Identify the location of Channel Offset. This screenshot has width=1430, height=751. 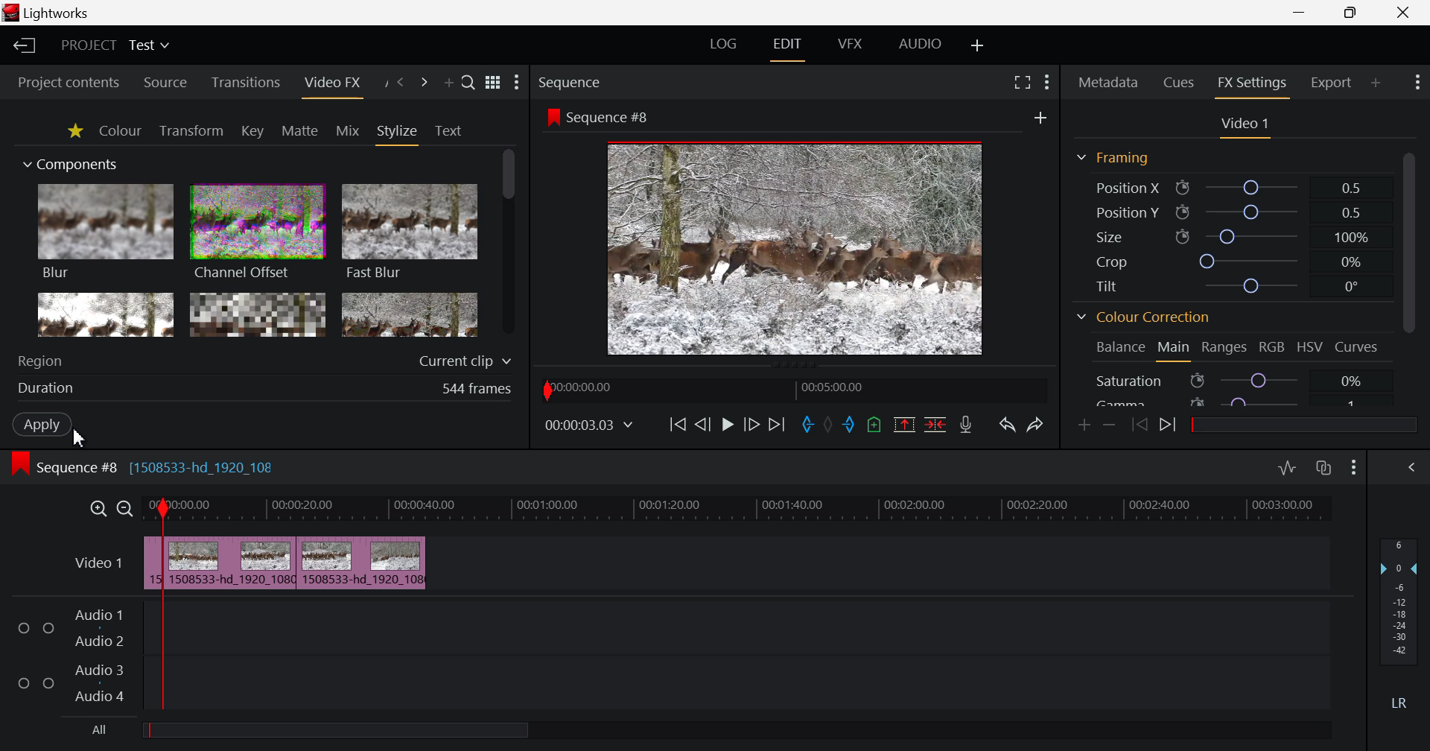
(258, 234).